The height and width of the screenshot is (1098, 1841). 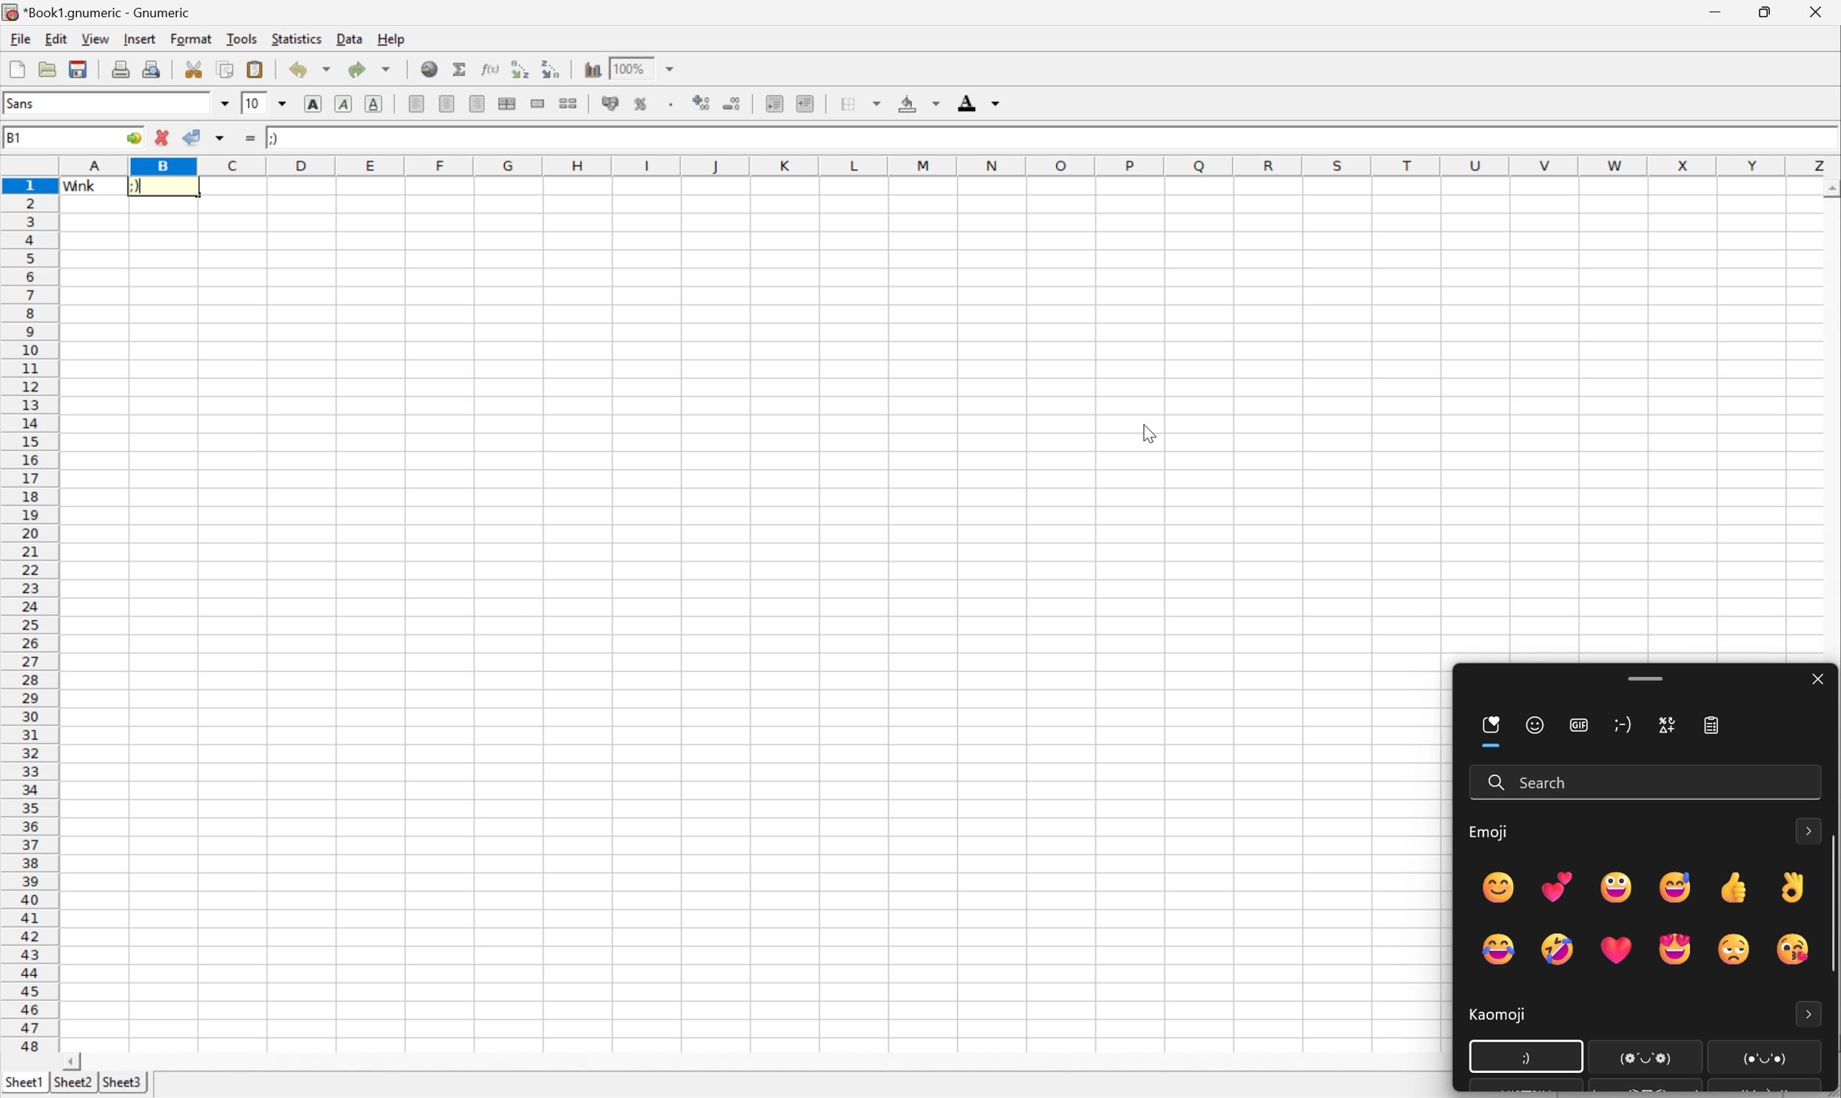 I want to click on cursor, so click(x=1147, y=435).